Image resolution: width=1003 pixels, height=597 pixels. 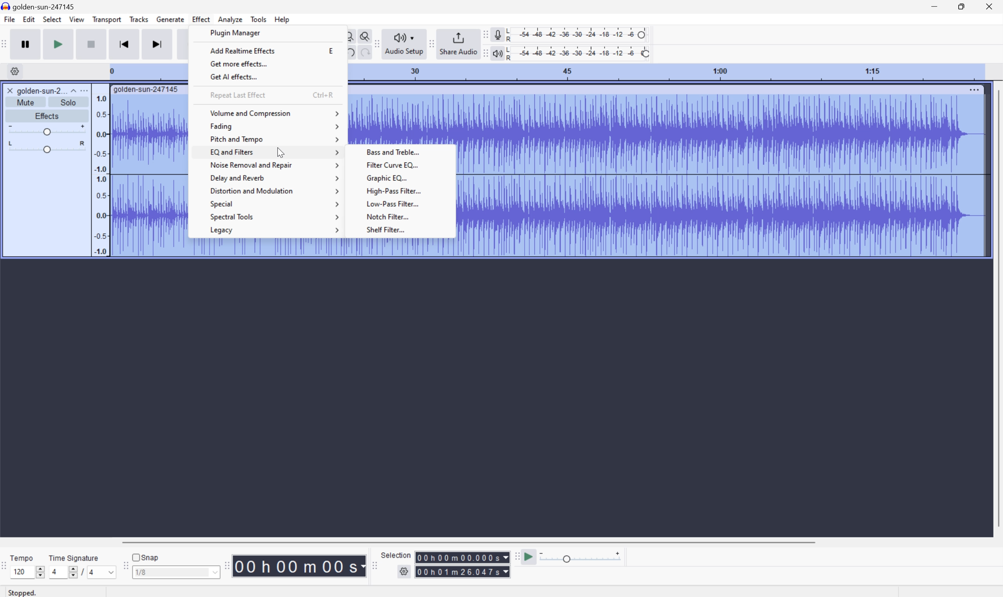 I want to click on Undo, so click(x=349, y=52).